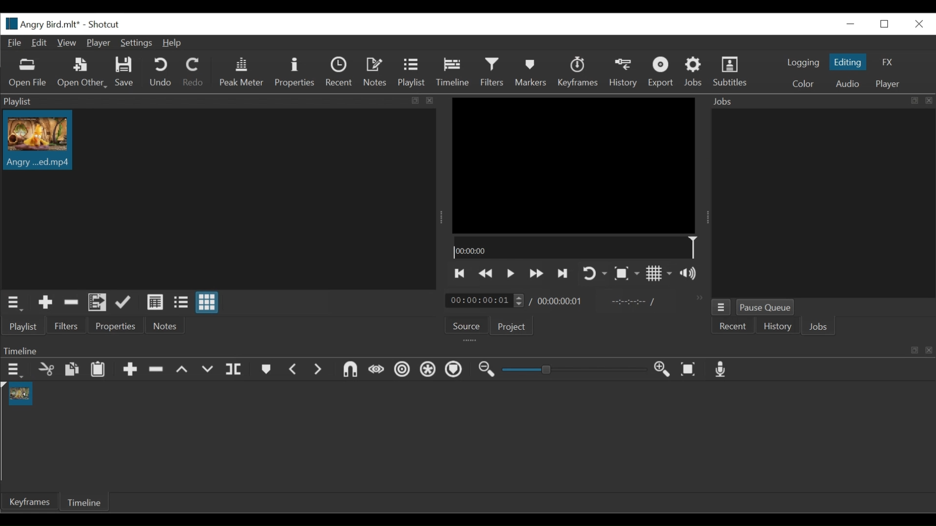  I want to click on Cut, so click(46, 370).